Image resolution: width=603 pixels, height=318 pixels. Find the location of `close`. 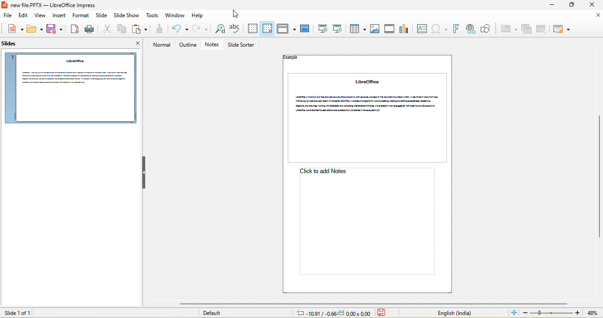

close is located at coordinates (591, 5).